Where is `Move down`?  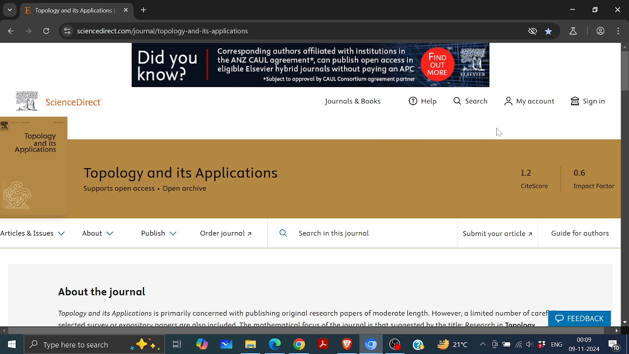 Move down is located at coordinates (625, 323).